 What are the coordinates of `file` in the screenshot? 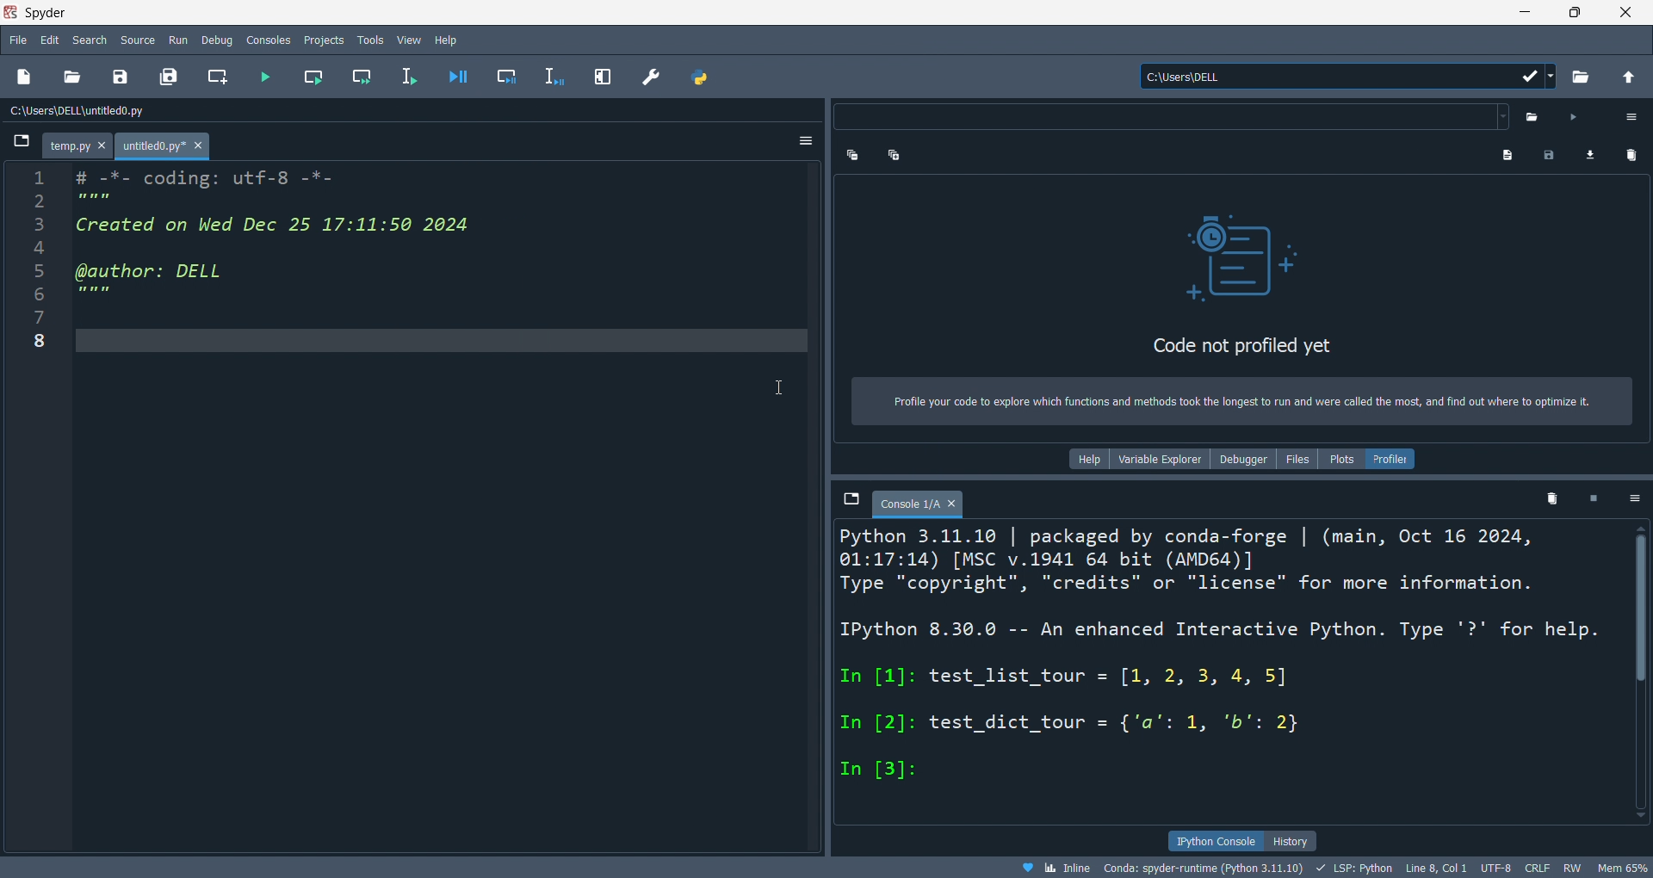 It's located at (20, 42).